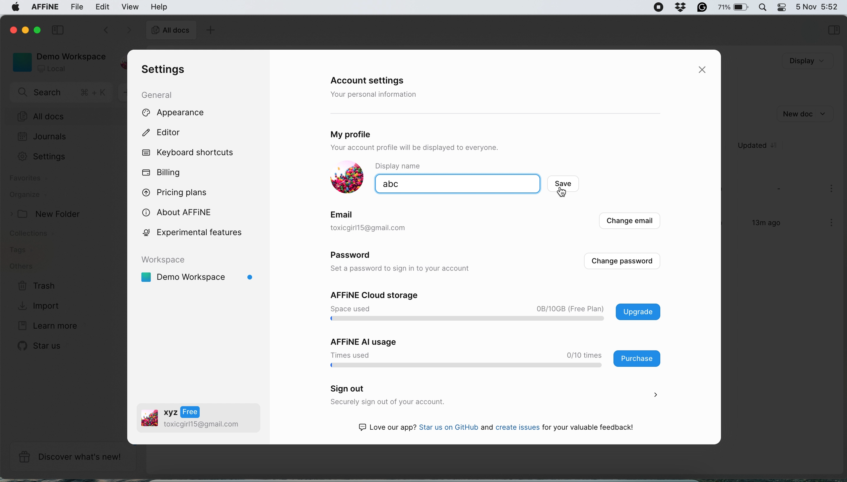 The height and width of the screenshot is (482, 847). I want to click on journals, so click(42, 137).